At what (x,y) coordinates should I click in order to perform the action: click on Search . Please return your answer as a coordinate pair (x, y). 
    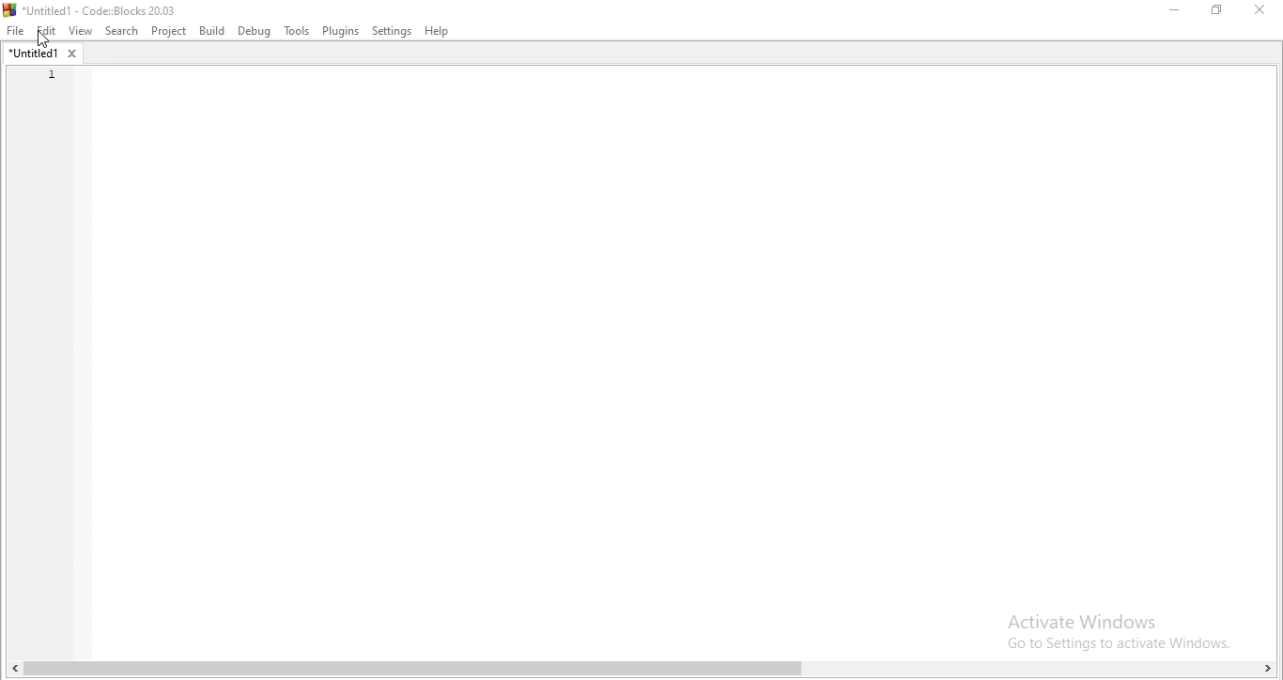
    Looking at the image, I should click on (121, 32).